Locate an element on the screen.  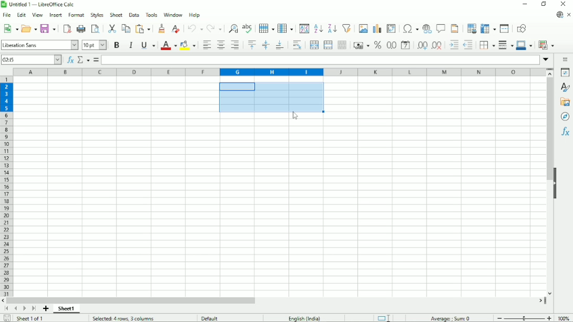
Sheet is located at coordinates (117, 14).